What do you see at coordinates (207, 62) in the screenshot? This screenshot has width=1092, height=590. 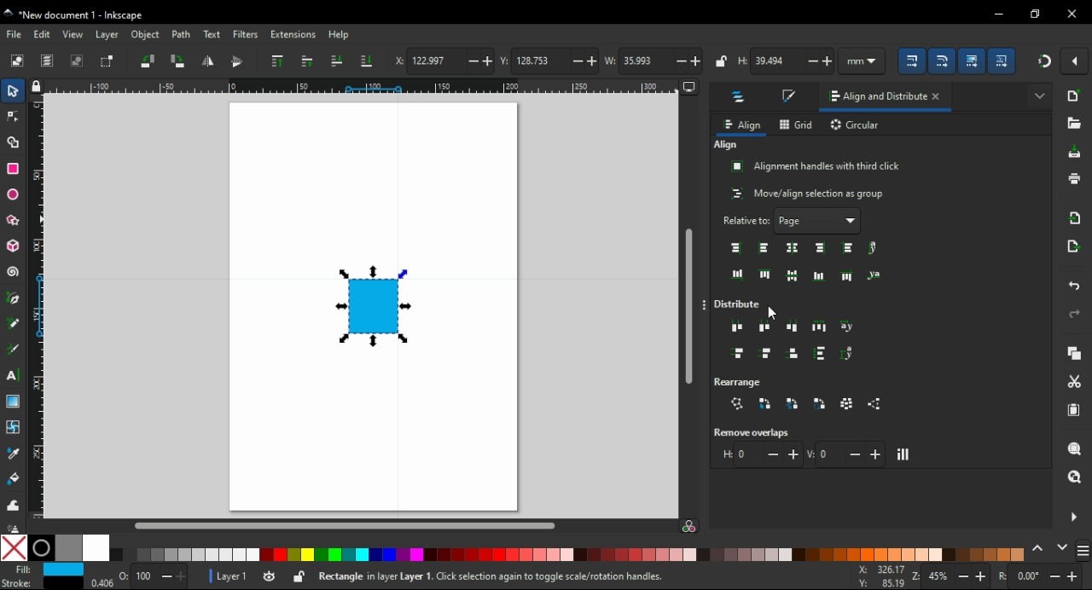 I see `object flip horizontal` at bounding box center [207, 62].